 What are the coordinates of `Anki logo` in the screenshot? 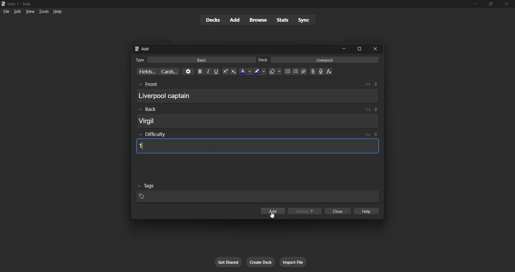 It's located at (137, 49).